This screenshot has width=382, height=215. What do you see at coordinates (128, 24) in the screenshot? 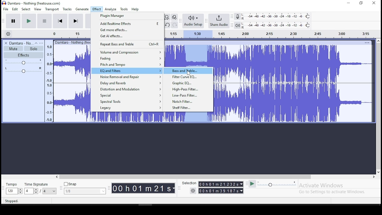
I see `add real time effects` at bounding box center [128, 24].